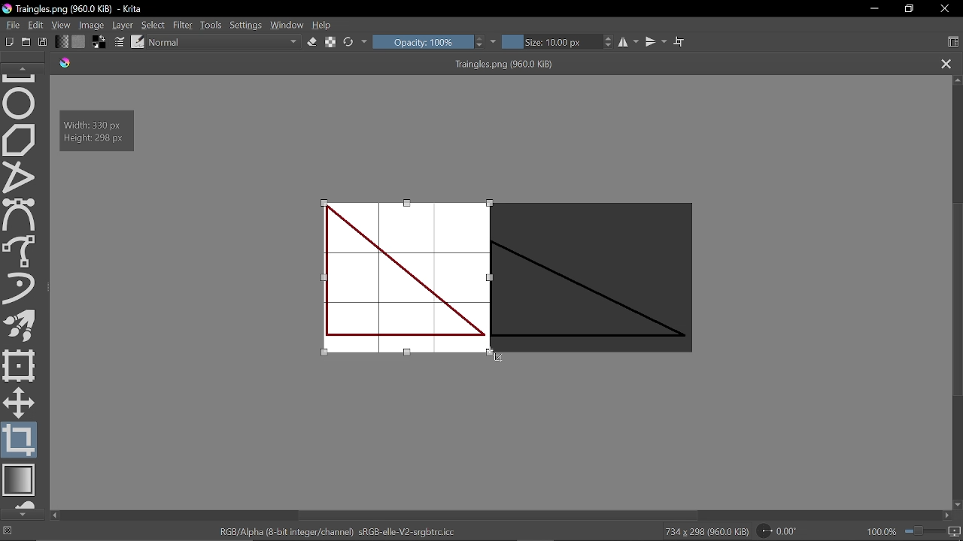 The image size is (963, 541). I want to click on Settings, so click(246, 26).